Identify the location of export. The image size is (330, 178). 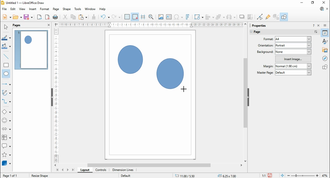
(39, 17).